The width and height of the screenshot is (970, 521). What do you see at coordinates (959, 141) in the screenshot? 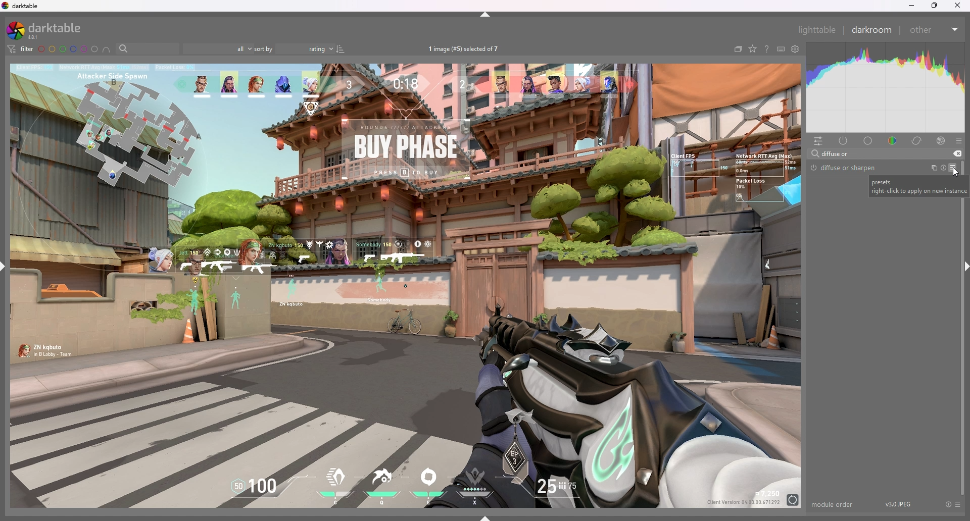
I see `presets` at bounding box center [959, 141].